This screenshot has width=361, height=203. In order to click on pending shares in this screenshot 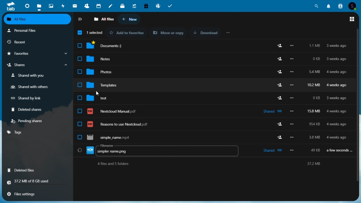, I will do `click(28, 121)`.